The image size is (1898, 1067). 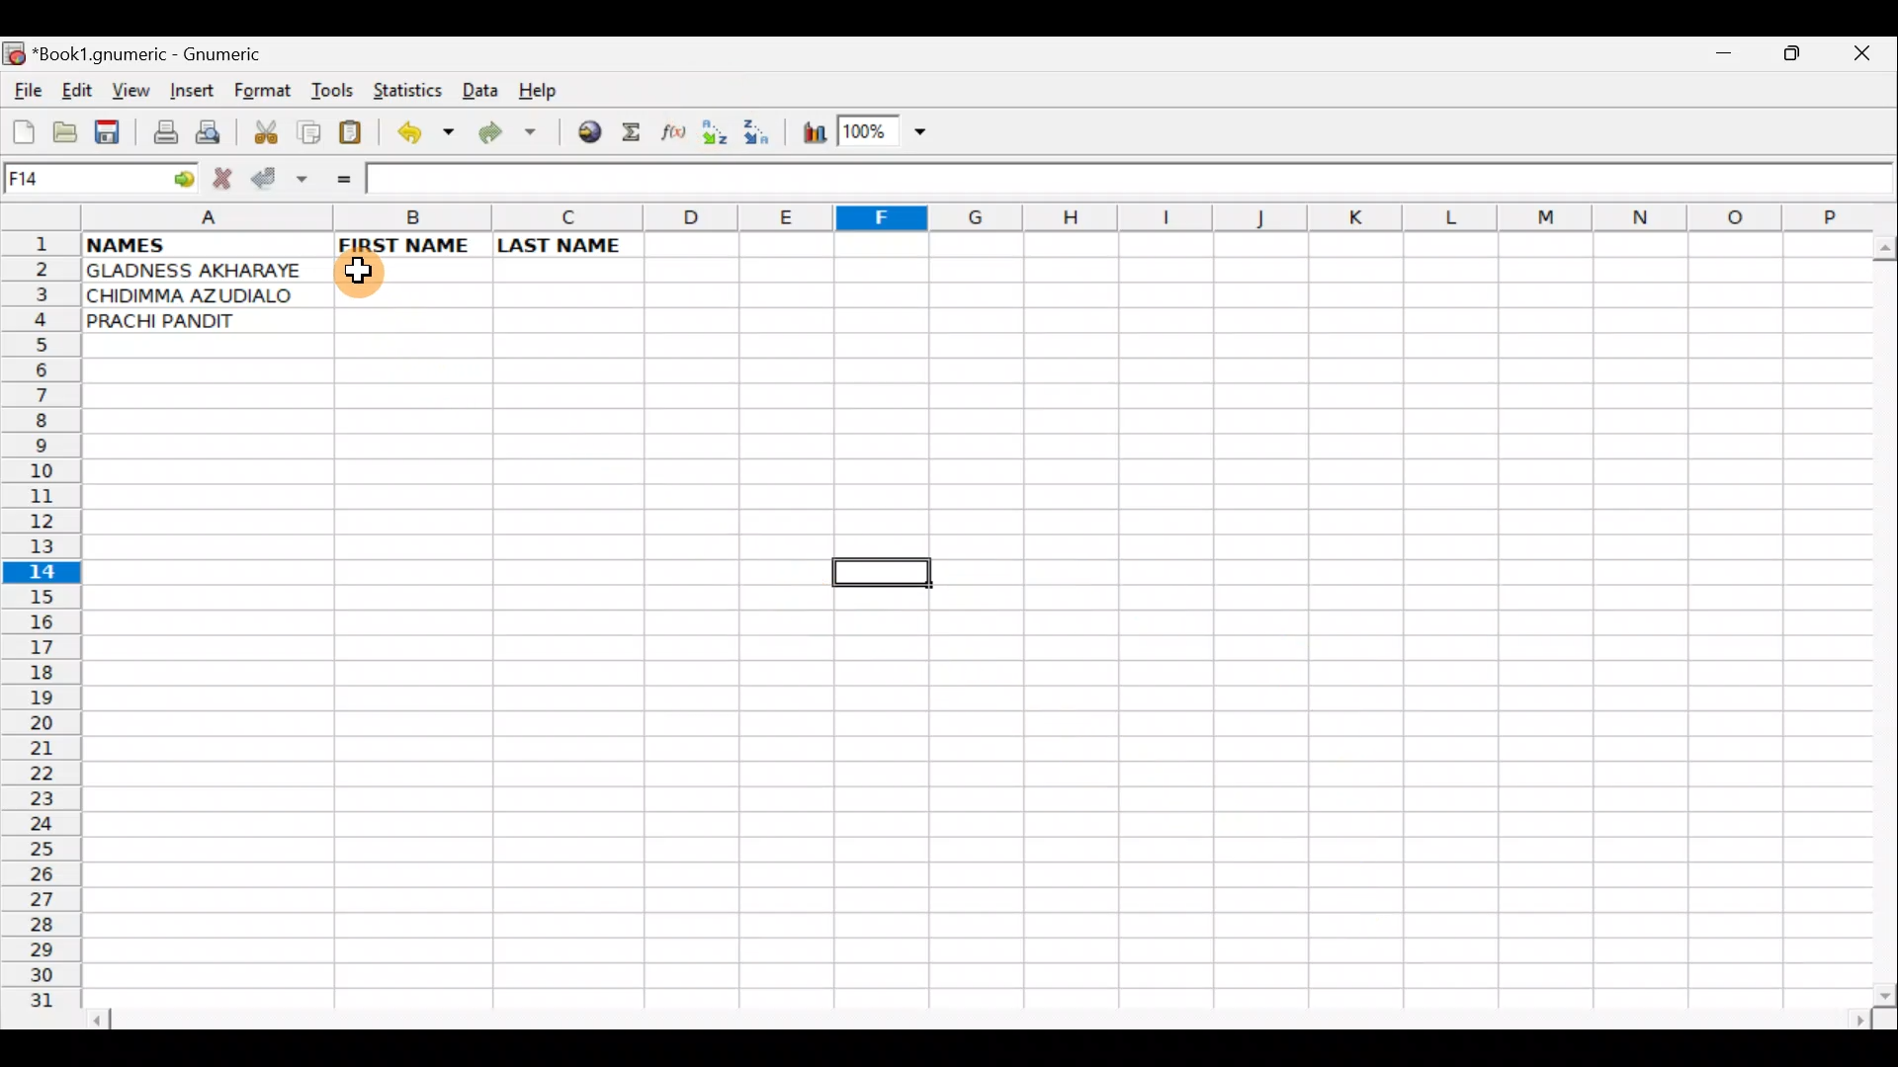 I want to click on Insert hyperlink, so click(x=586, y=133).